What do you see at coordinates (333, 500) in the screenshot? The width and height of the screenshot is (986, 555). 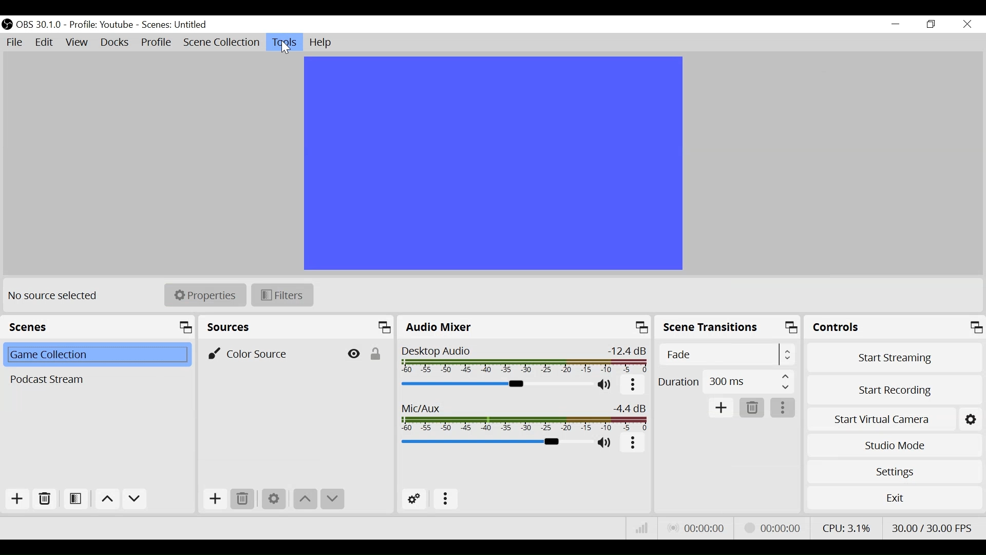 I see `move down` at bounding box center [333, 500].